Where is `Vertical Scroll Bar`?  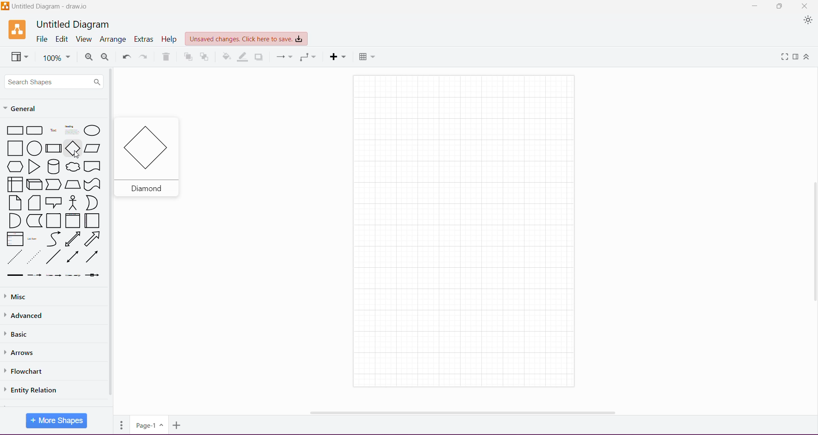
Vertical Scroll Bar is located at coordinates (110, 233).